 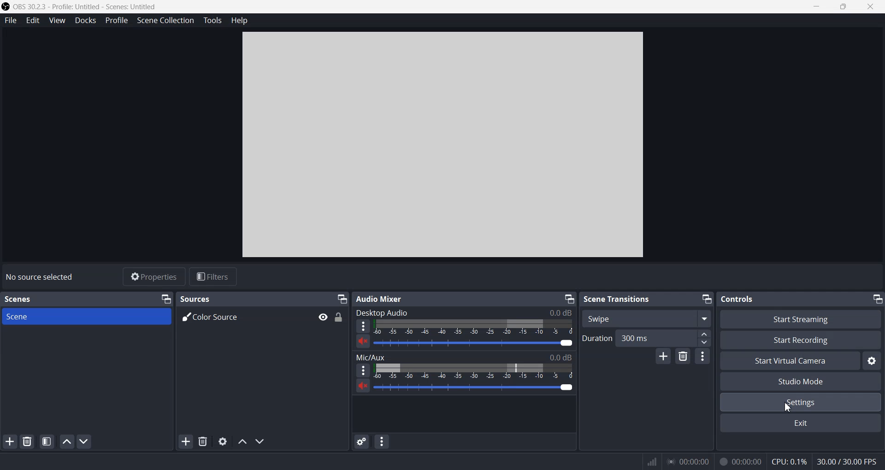 What do you see at coordinates (198, 299) in the screenshot?
I see `Text` at bounding box center [198, 299].